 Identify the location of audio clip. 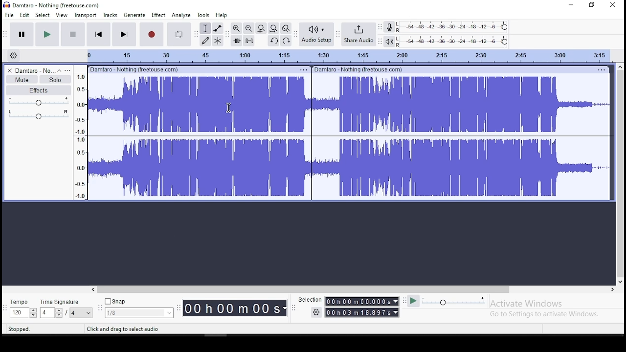
(199, 137).